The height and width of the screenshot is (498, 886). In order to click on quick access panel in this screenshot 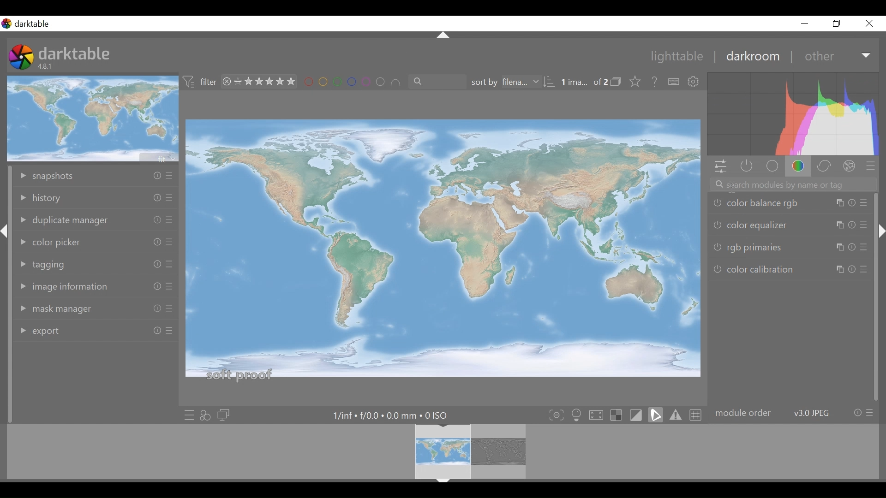, I will do `click(720, 167)`.